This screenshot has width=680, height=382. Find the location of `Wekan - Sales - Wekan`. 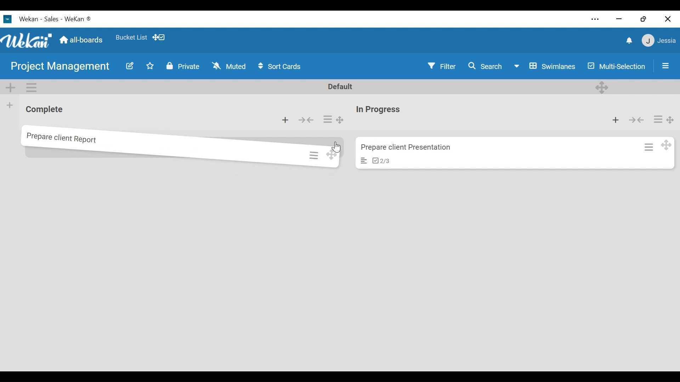

Wekan - Sales - Wekan is located at coordinates (57, 19).